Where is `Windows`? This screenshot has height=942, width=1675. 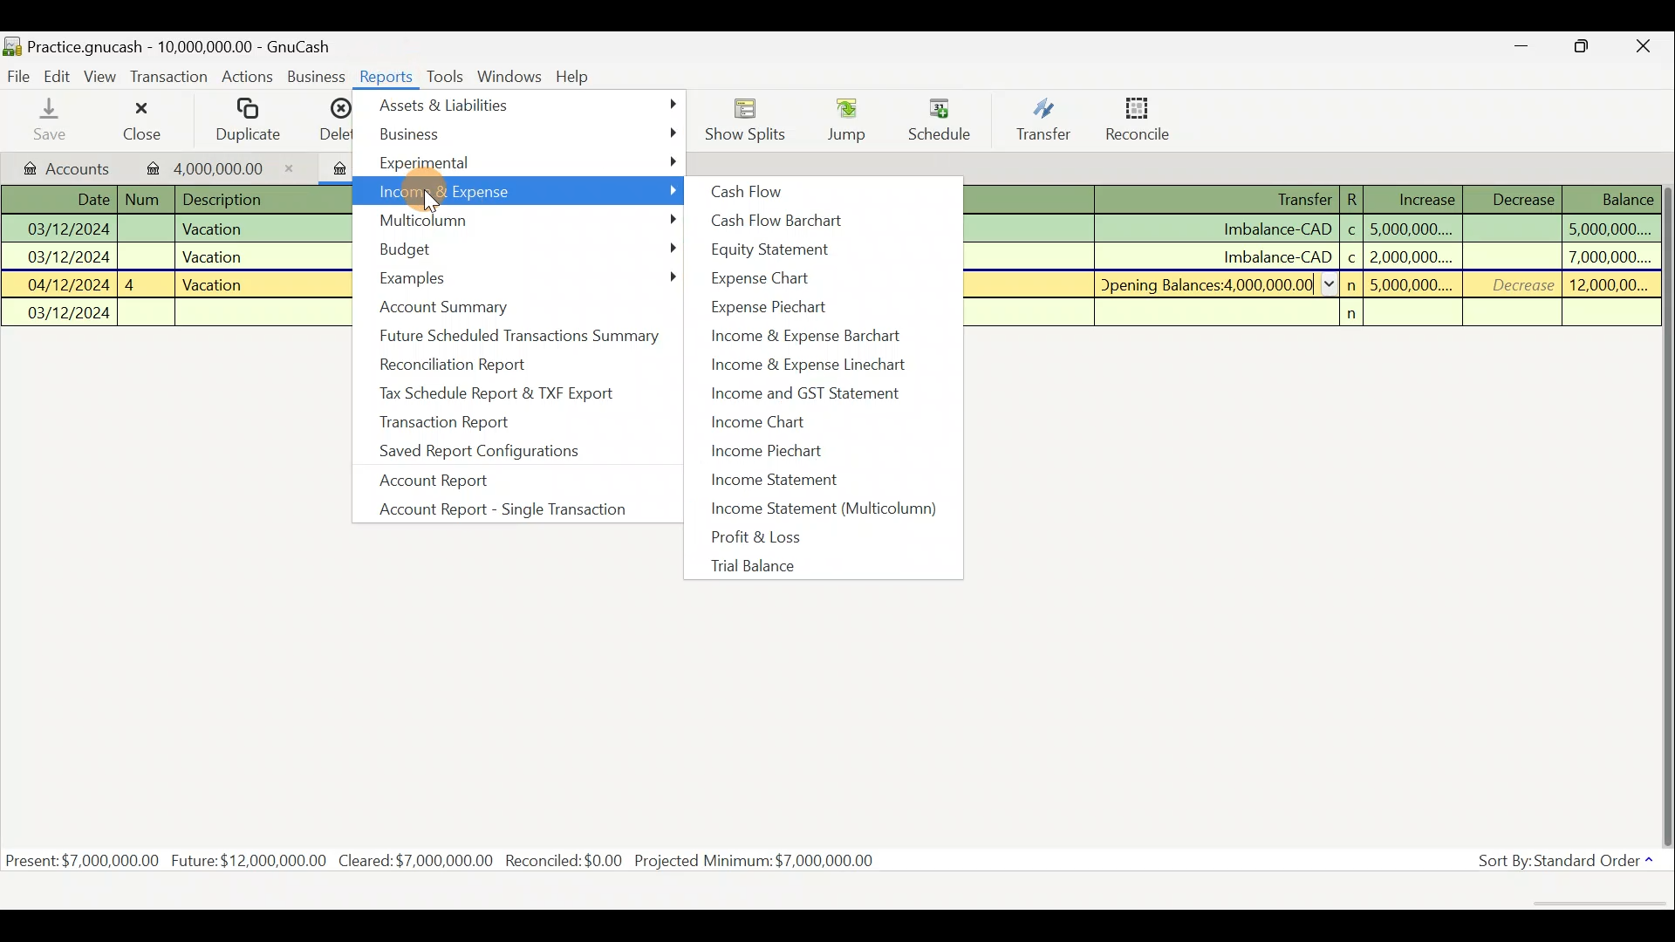 Windows is located at coordinates (511, 76).